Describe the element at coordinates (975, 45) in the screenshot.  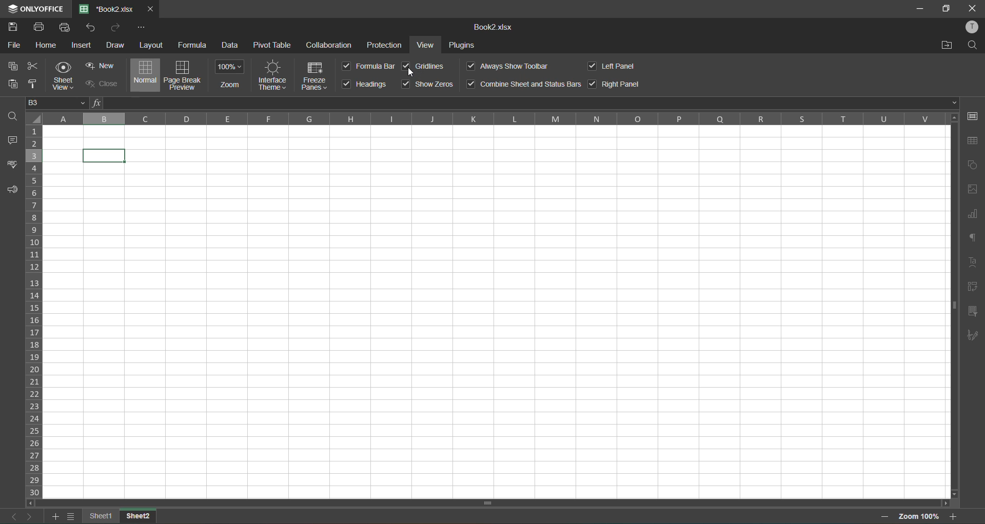
I see `find` at that location.